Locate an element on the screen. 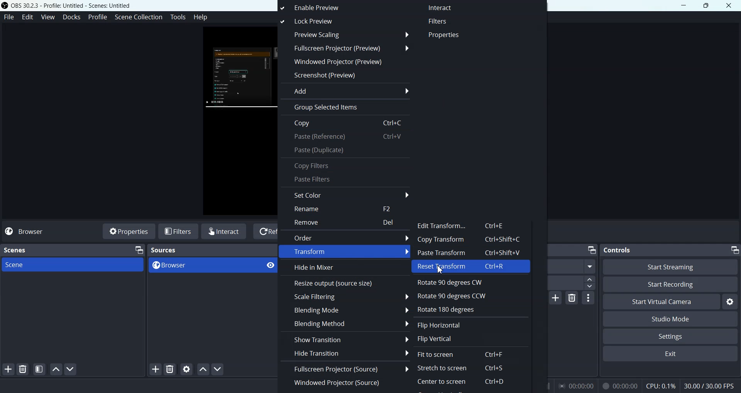 The image size is (741, 393). Fullscreen Projector (preview) is located at coordinates (344, 48).